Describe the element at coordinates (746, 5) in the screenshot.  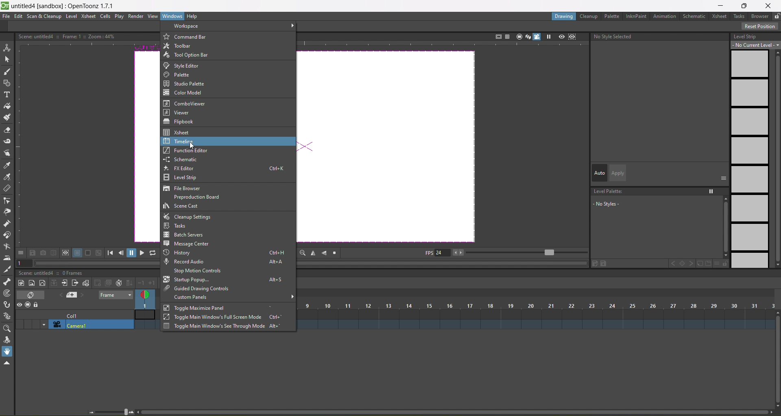
I see `maximize` at that location.